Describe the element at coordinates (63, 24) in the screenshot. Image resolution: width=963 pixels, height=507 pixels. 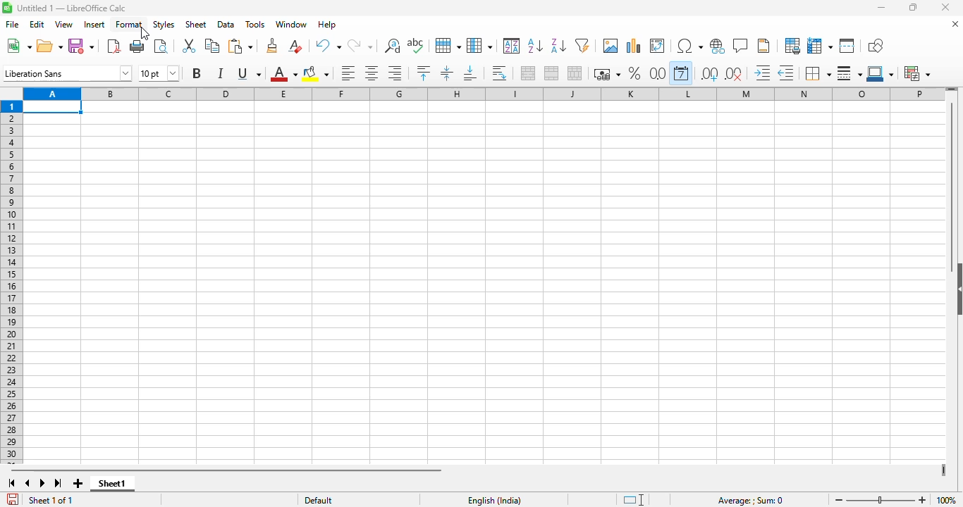
I see `view` at that location.